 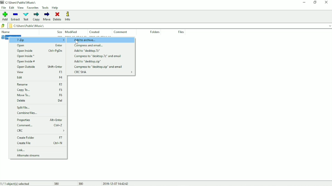 What do you see at coordinates (40, 101) in the screenshot?
I see `Delete` at bounding box center [40, 101].